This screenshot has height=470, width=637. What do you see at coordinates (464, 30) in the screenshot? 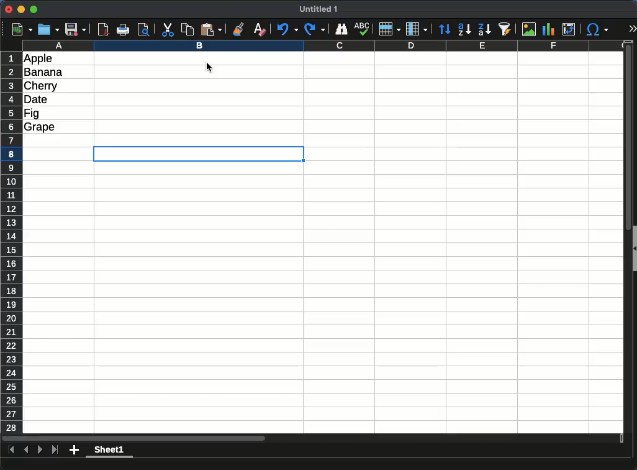
I see `ascending` at bounding box center [464, 30].